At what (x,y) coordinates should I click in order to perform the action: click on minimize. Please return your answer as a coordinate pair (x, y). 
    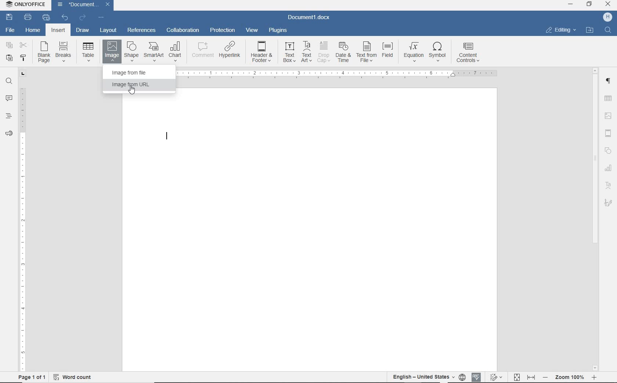
    Looking at the image, I should click on (570, 4).